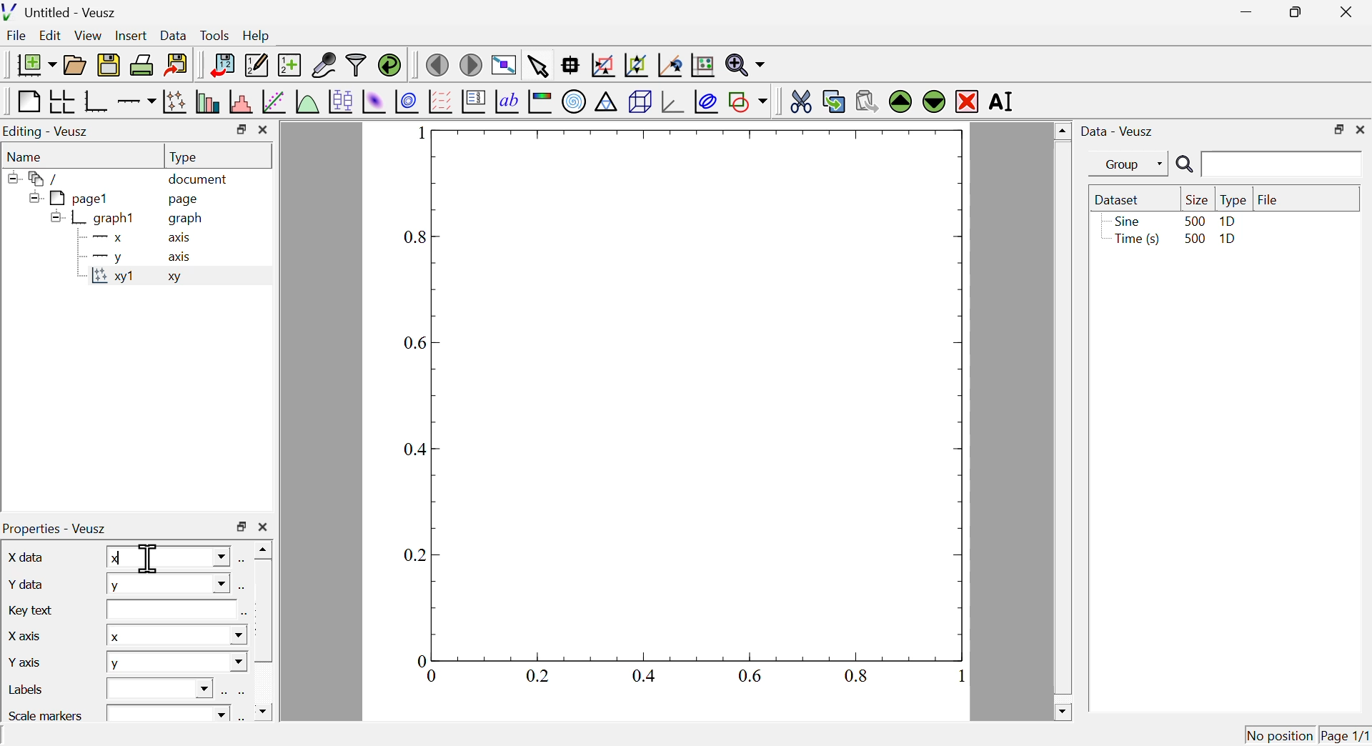 This screenshot has height=746, width=1372. Describe the element at coordinates (49, 131) in the screenshot. I see `Editing Veusz` at that location.